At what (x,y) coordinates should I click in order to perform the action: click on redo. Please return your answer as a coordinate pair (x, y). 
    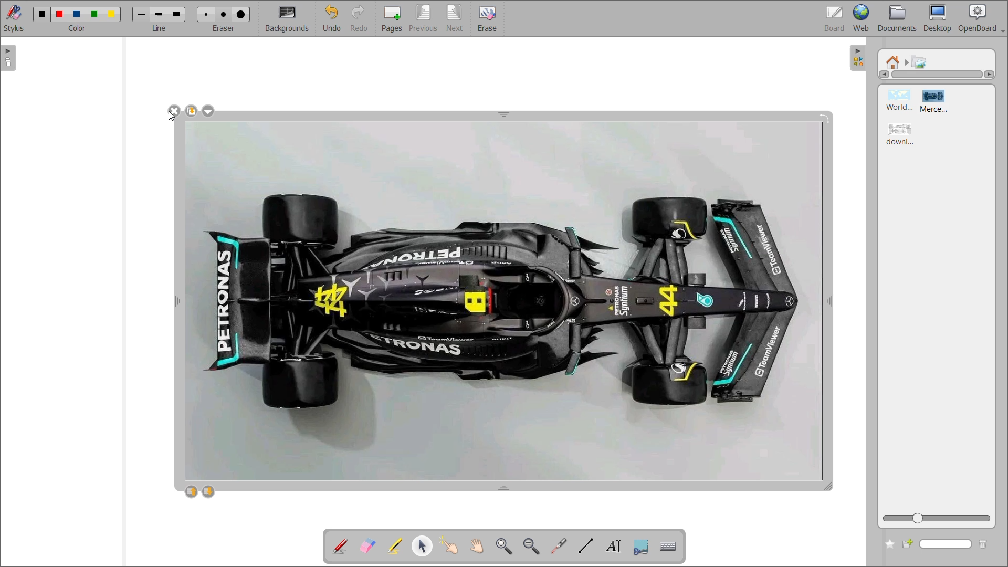
    Looking at the image, I should click on (359, 17).